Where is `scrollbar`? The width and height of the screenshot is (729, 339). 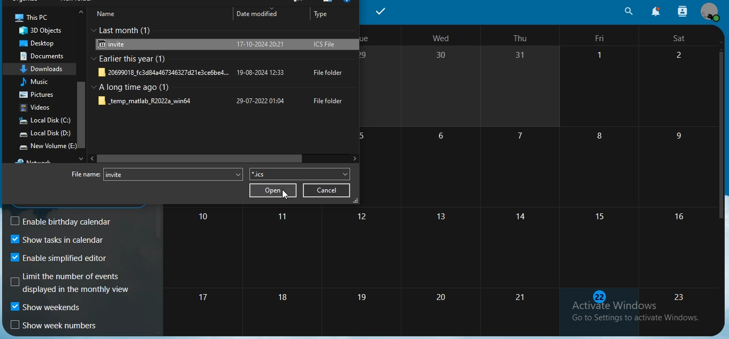 scrollbar is located at coordinates (224, 158).